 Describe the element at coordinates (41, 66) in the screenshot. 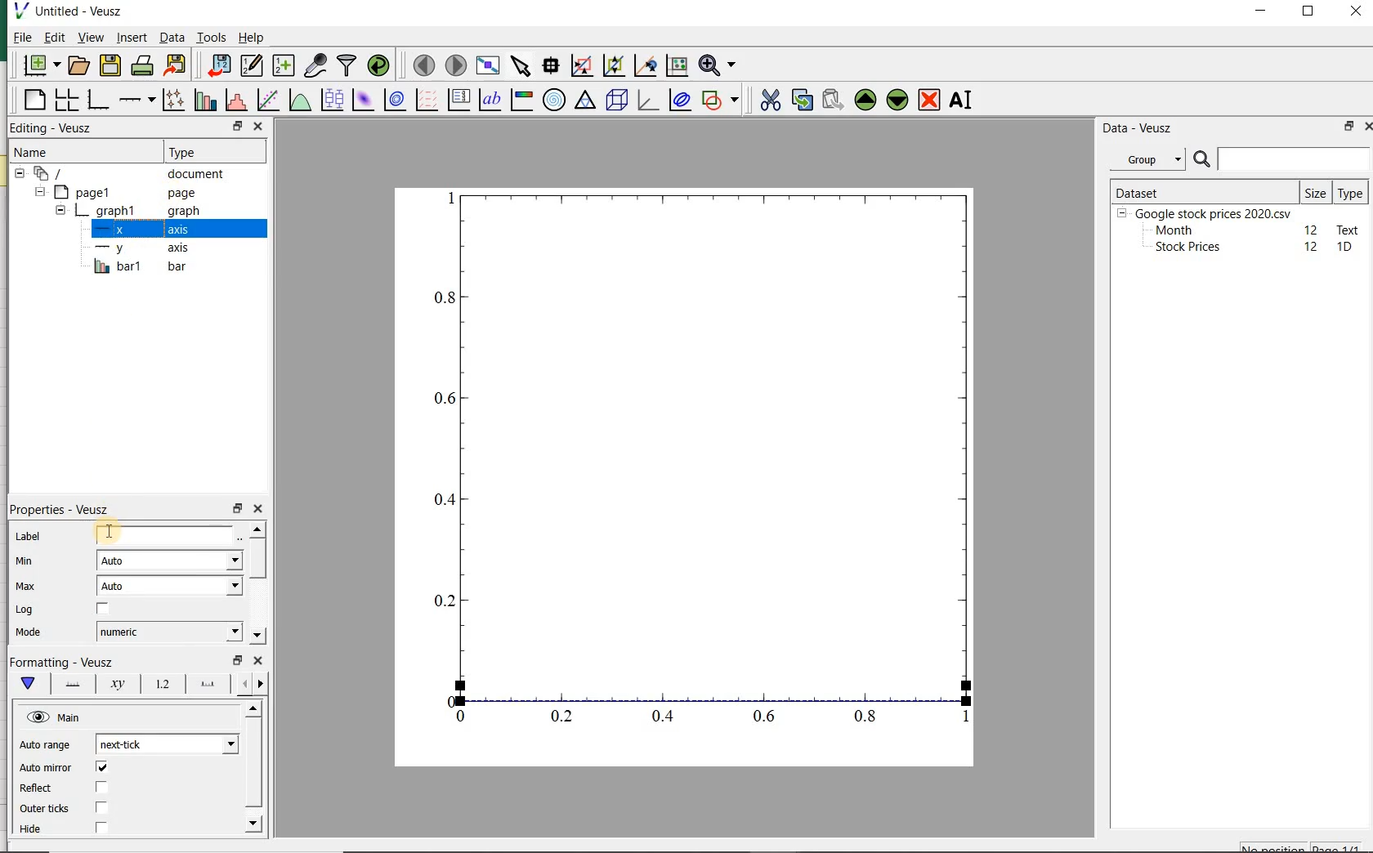

I see `new document` at that location.